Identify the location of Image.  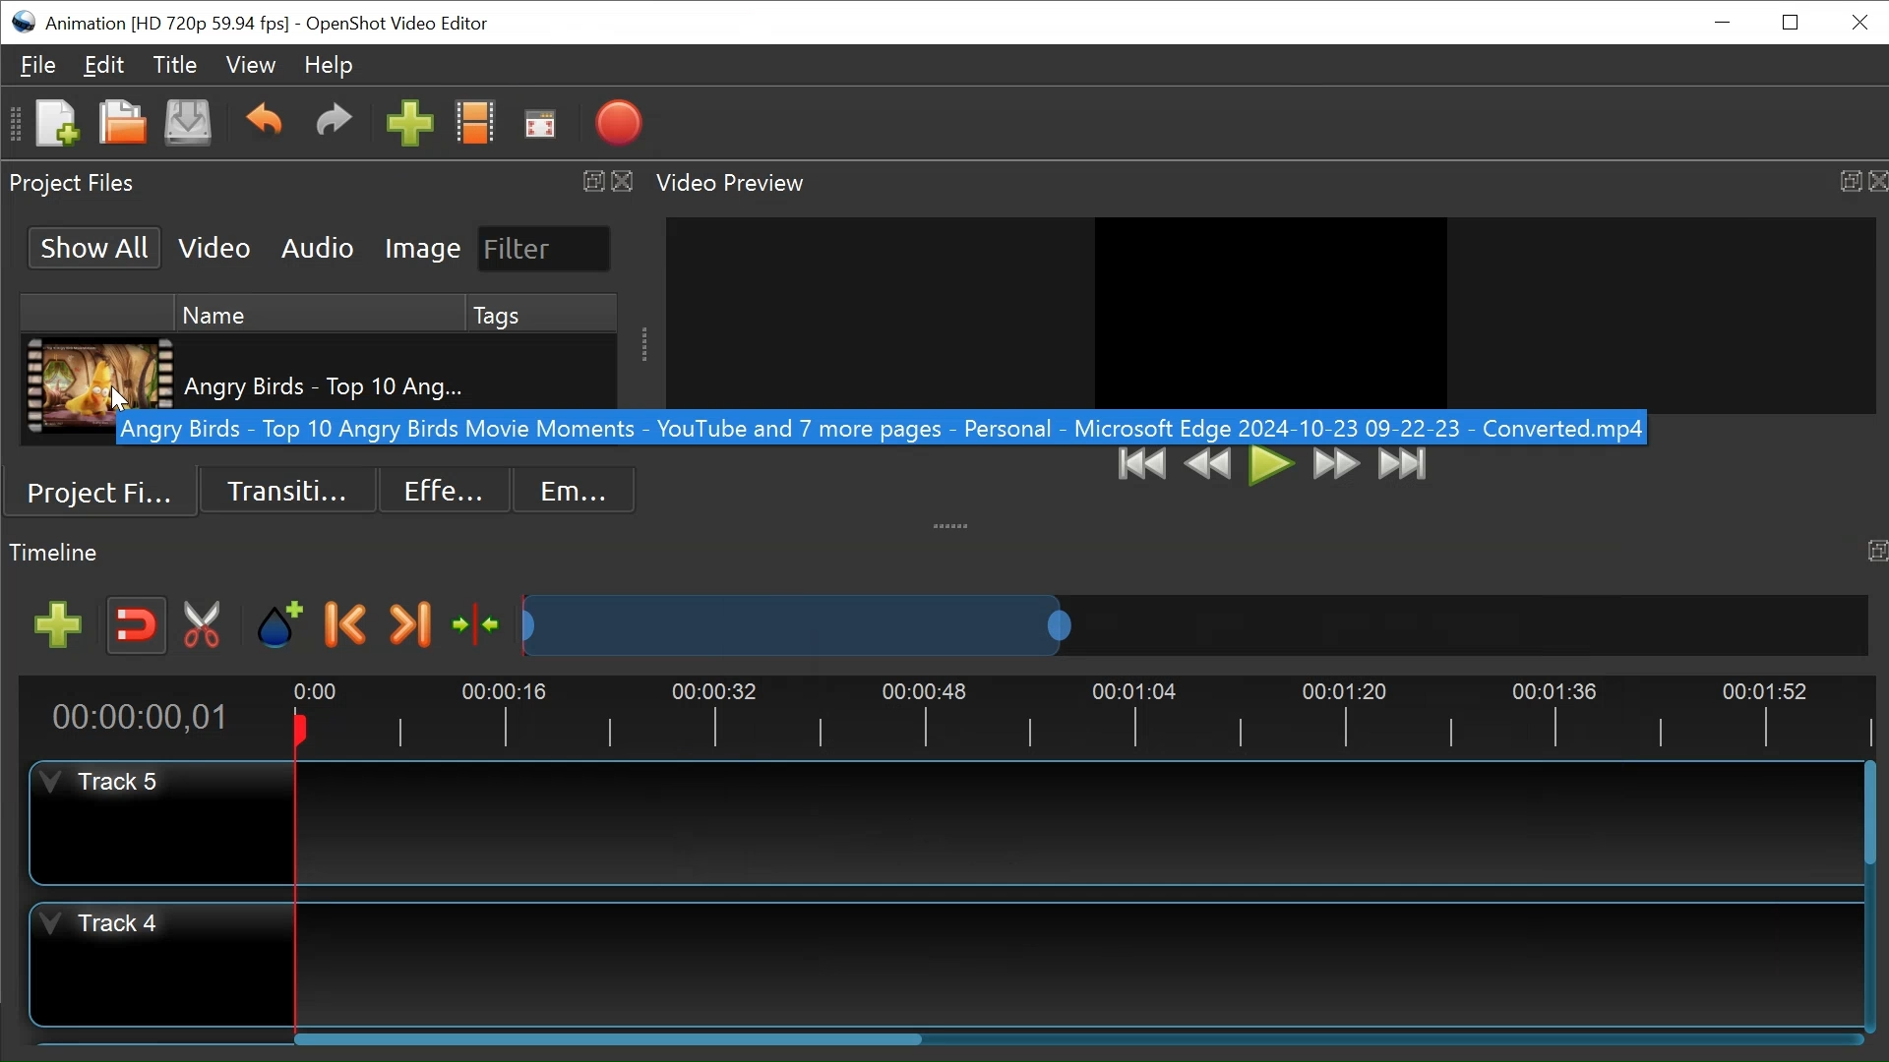
(423, 248).